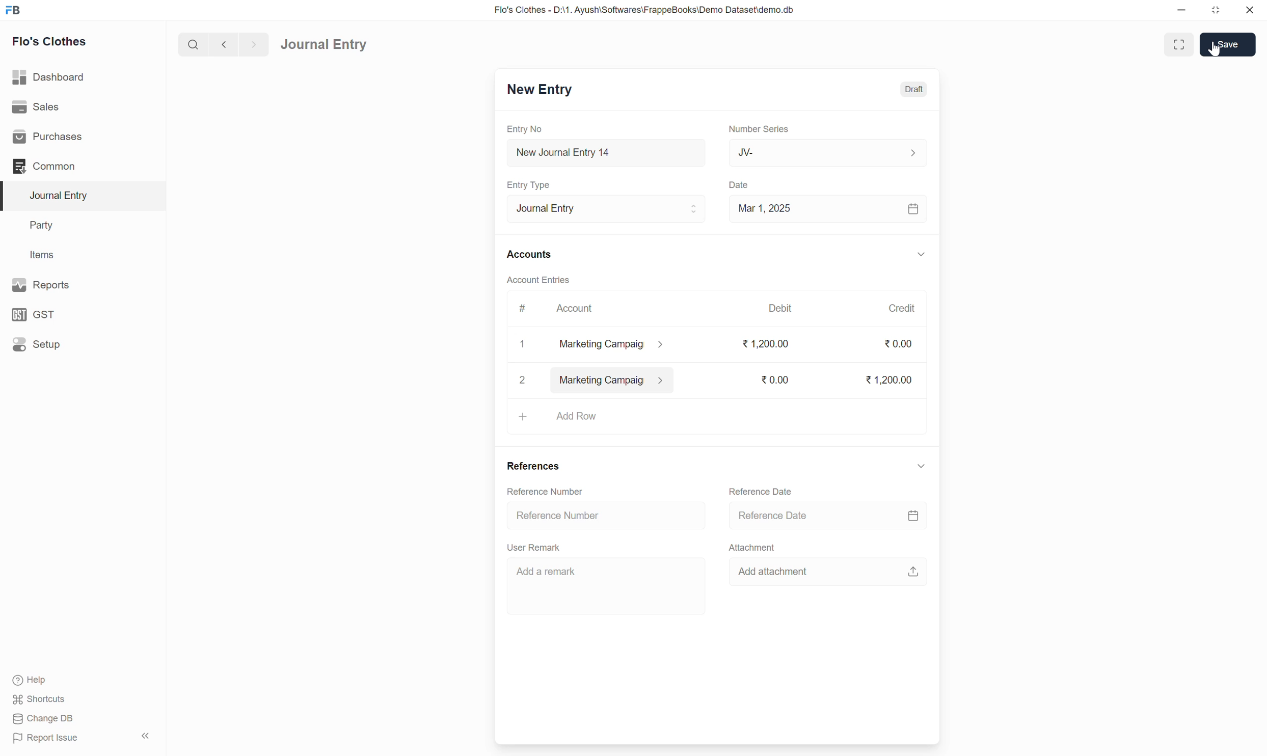 Image resolution: width=1267 pixels, height=756 pixels. What do you see at coordinates (1250, 10) in the screenshot?
I see `close` at bounding box center [1250, 10].